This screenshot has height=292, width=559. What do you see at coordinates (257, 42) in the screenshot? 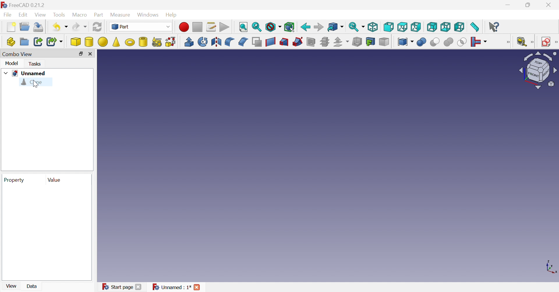
I see `Make face from wires` at bounding box center [257, 42].